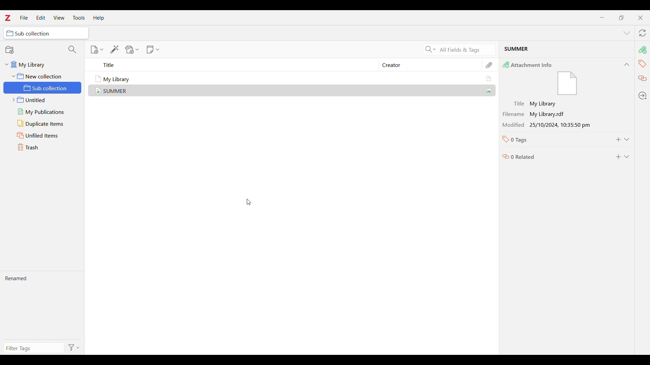 Image resolution: width=650 pixels, height=365 pixels. What do you see at coordinates (644, 50) in the screenshot?
I see `Attachment info` at bounding box center [644, 50].